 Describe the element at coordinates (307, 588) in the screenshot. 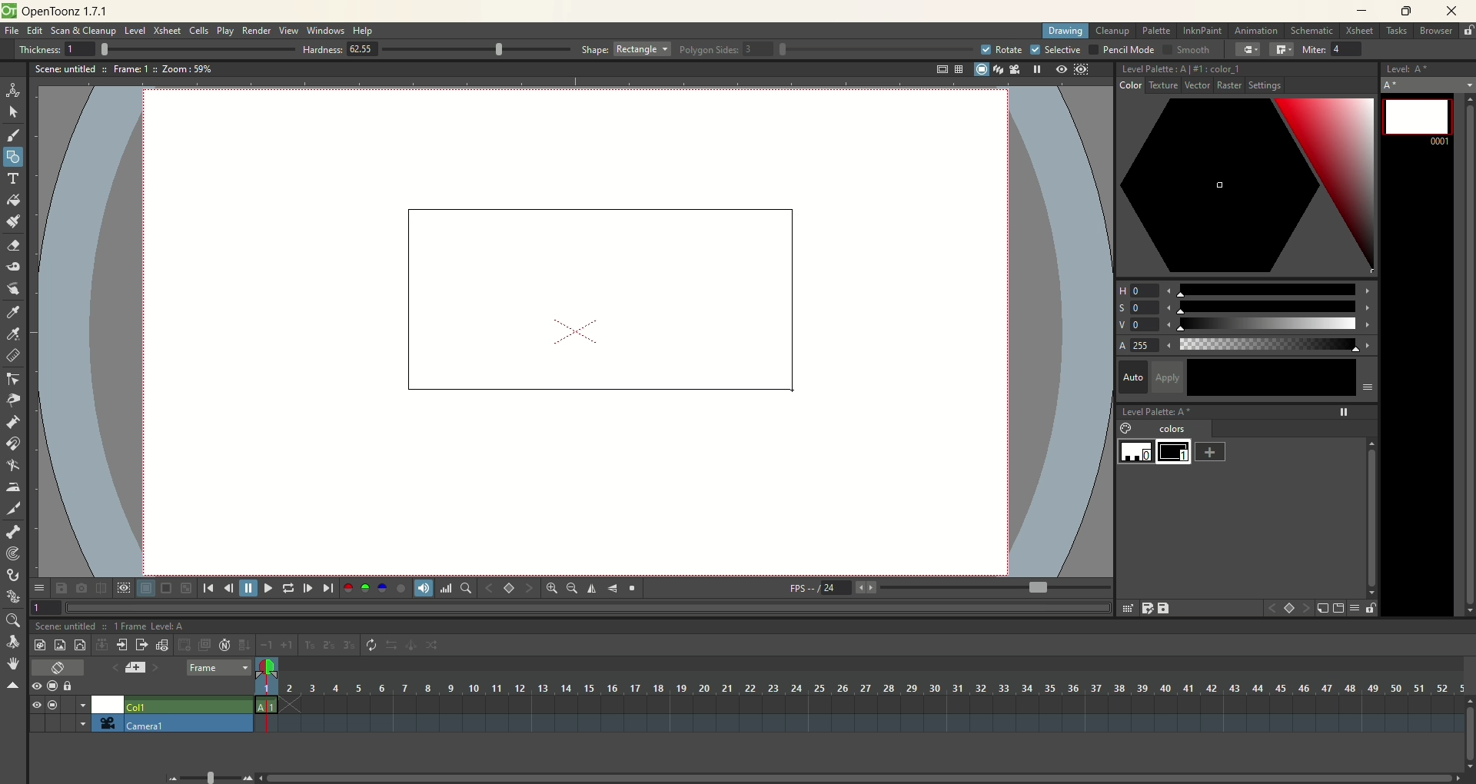

I see `next frame` at that location.